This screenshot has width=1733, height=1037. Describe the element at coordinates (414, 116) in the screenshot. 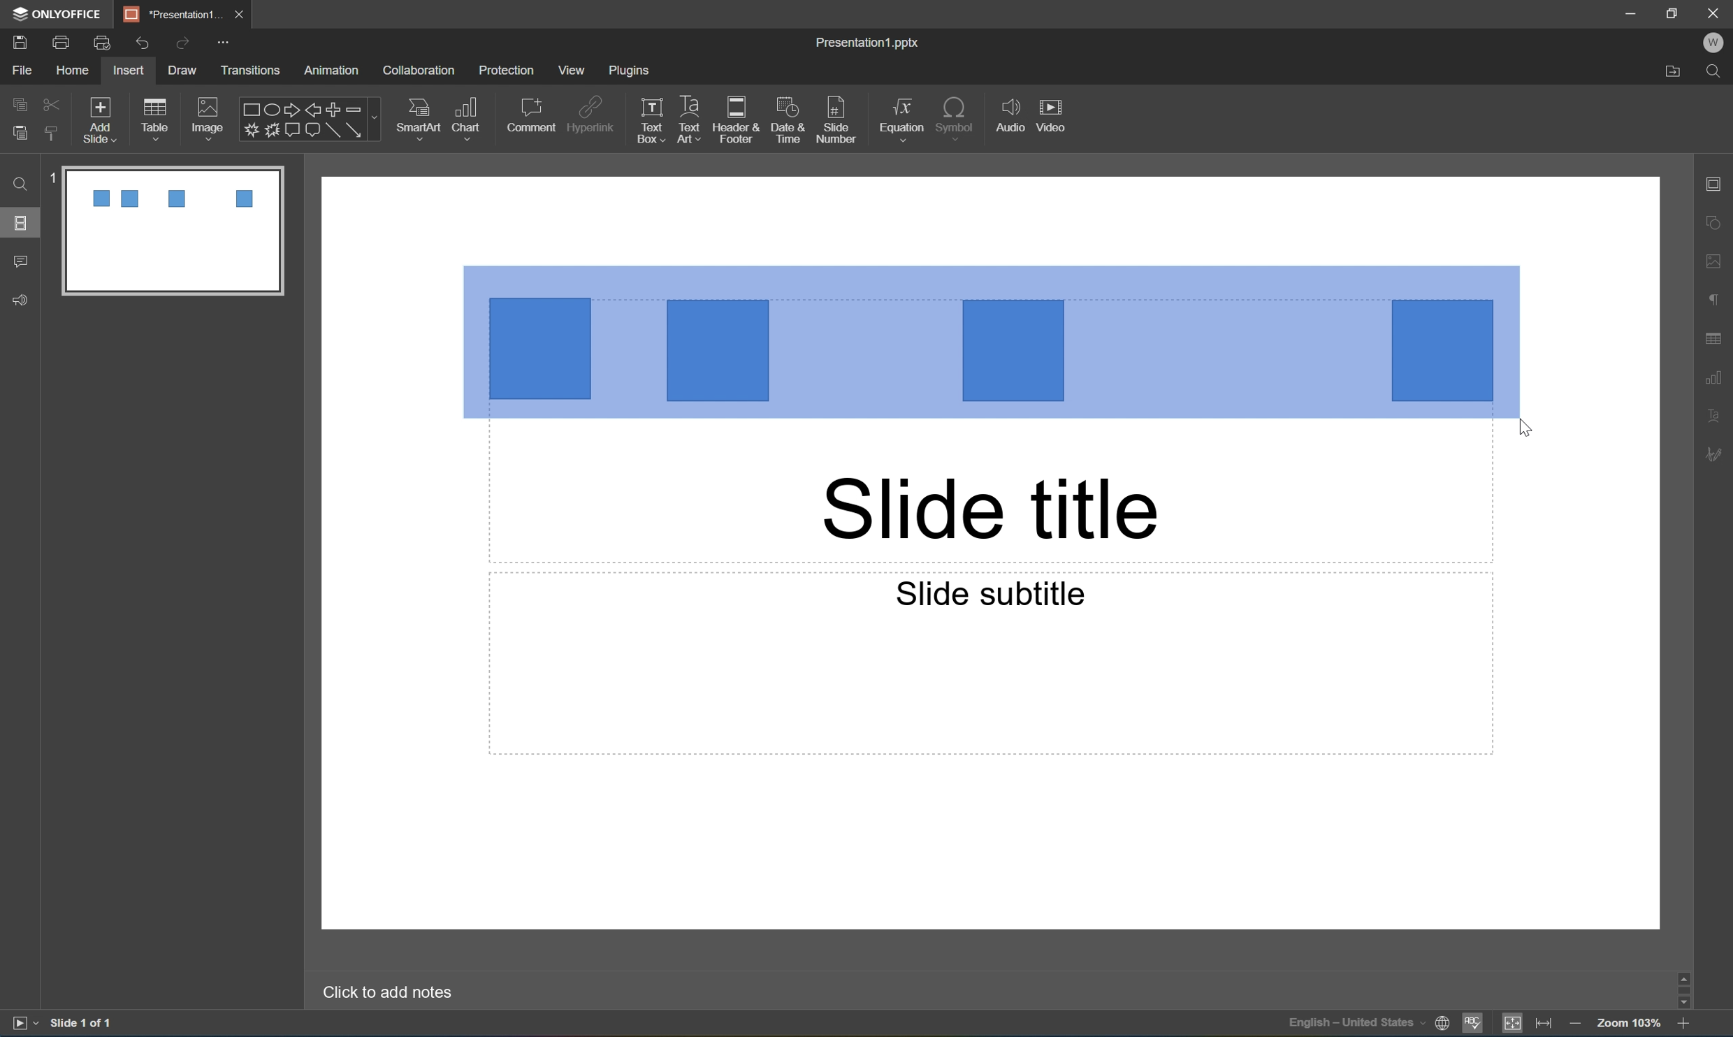

I see `smart art` at that location.